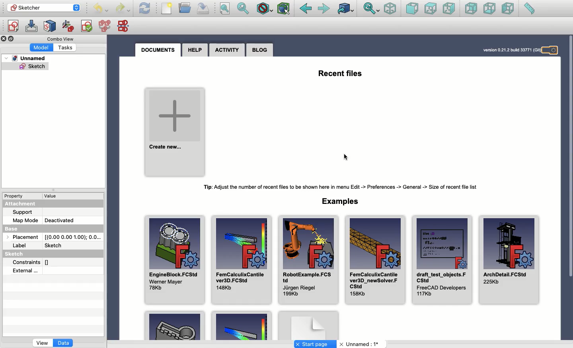  Describe the element at coordinates (12, 39) in the screenshot. I see `Collapse` at that location.